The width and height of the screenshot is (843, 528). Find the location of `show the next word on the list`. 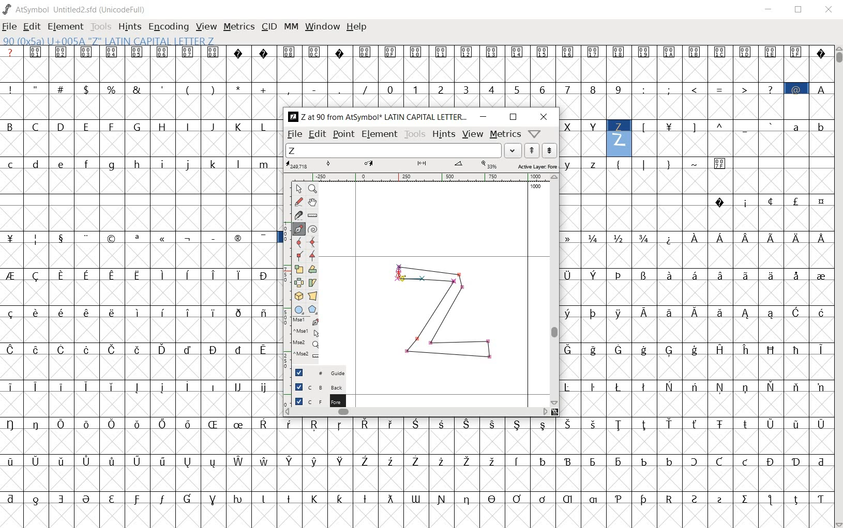

show the next word on the list is located at coordinates (531, 151).